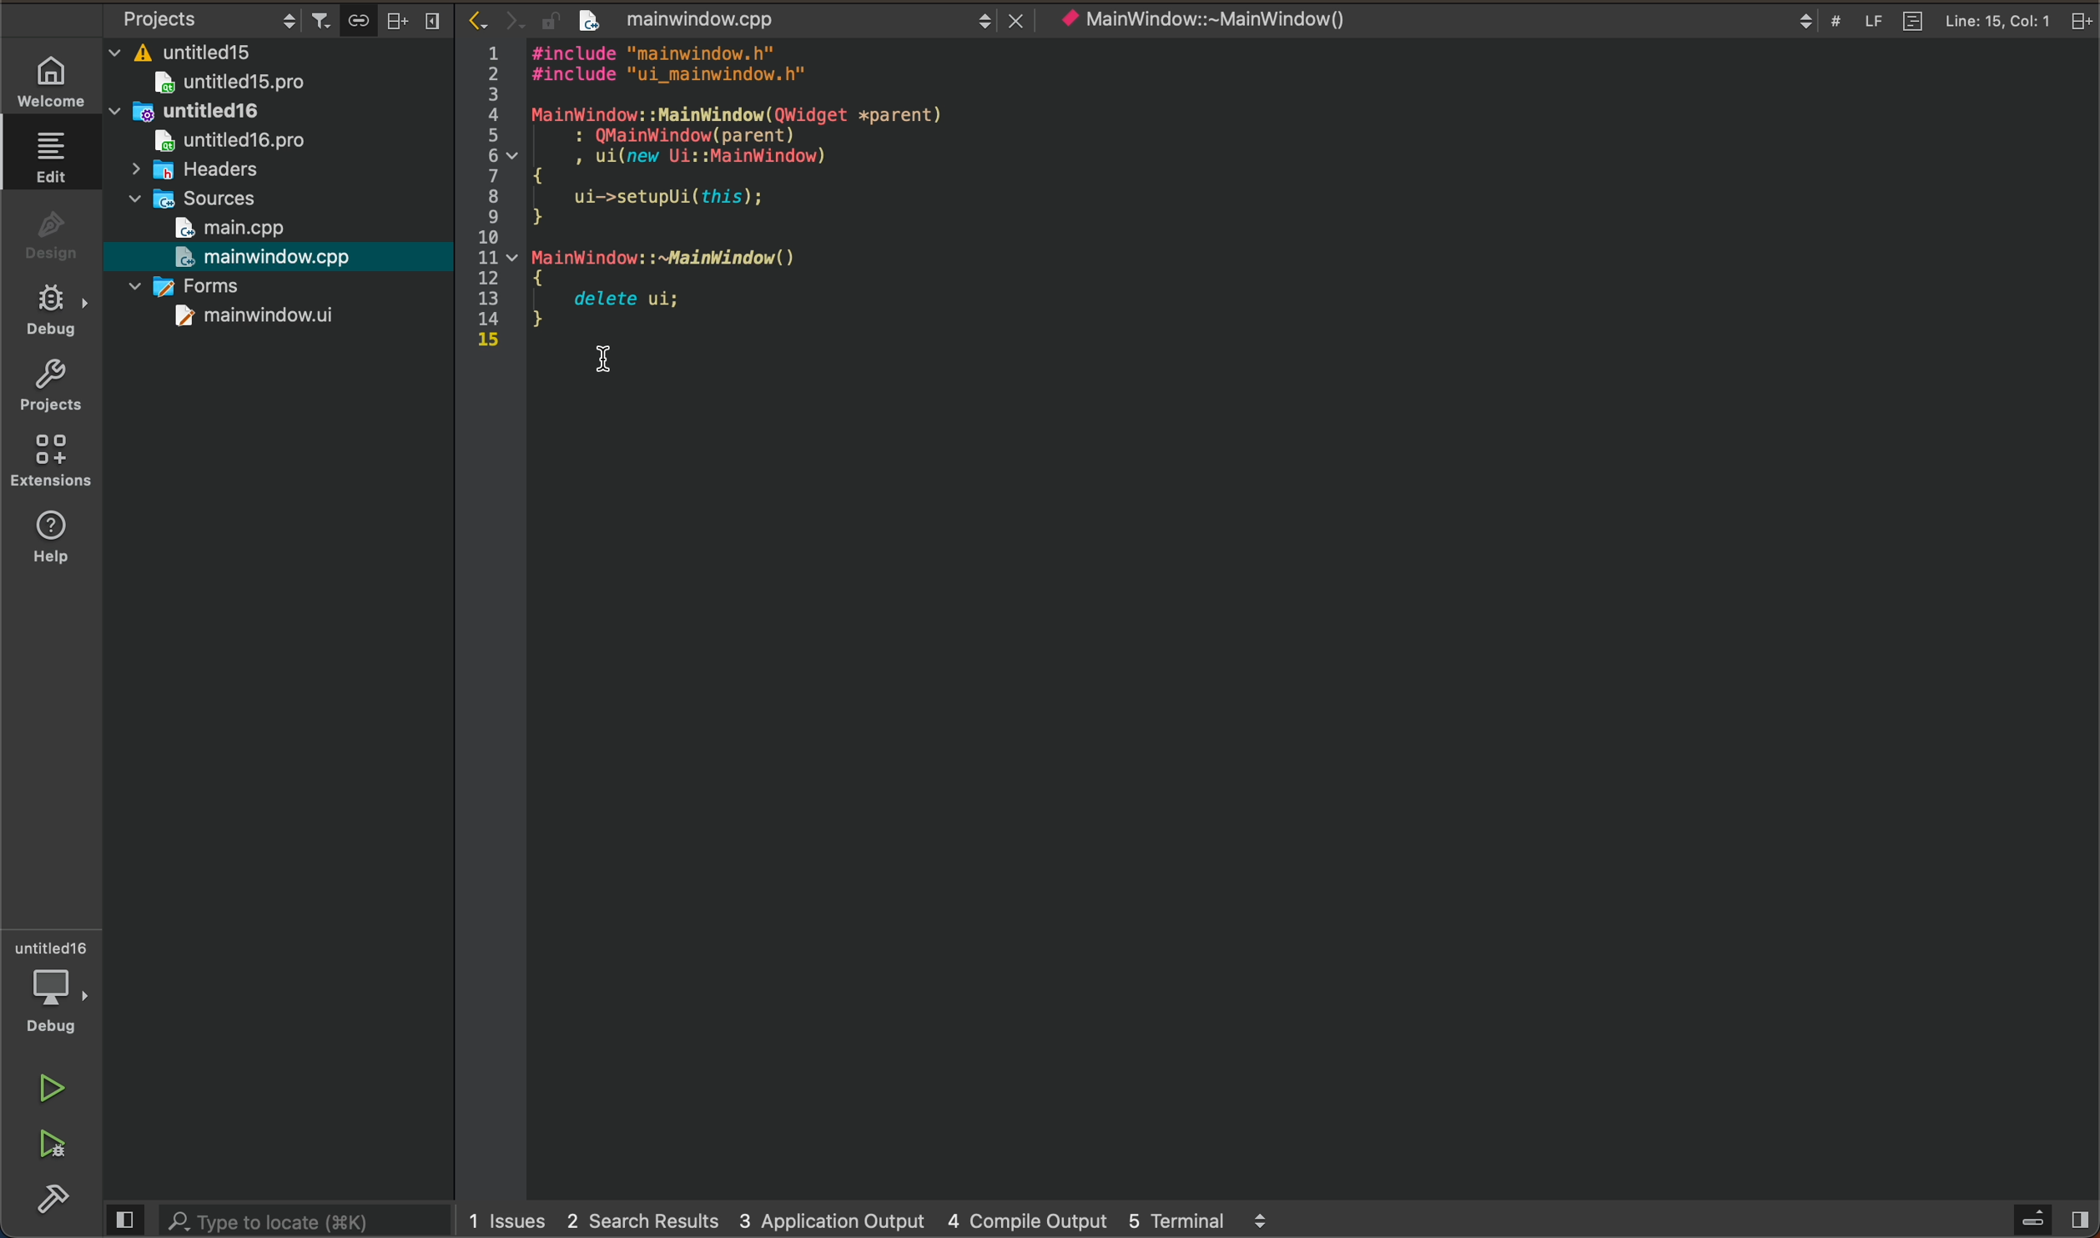 The height and width of the screenshot is (1238, 2100). I want to click on WELCOME, so click(50, 79).